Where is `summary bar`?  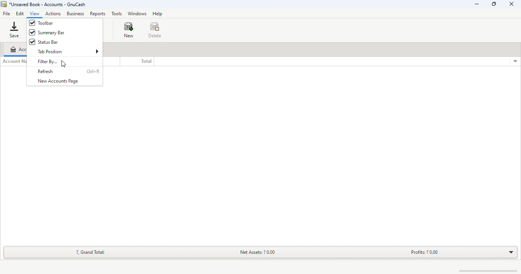
summary bar is located at coordinates (48, 33).